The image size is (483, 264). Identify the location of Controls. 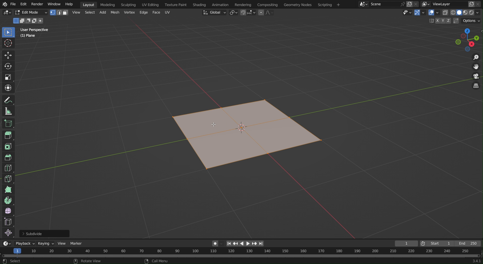
(245, 244).